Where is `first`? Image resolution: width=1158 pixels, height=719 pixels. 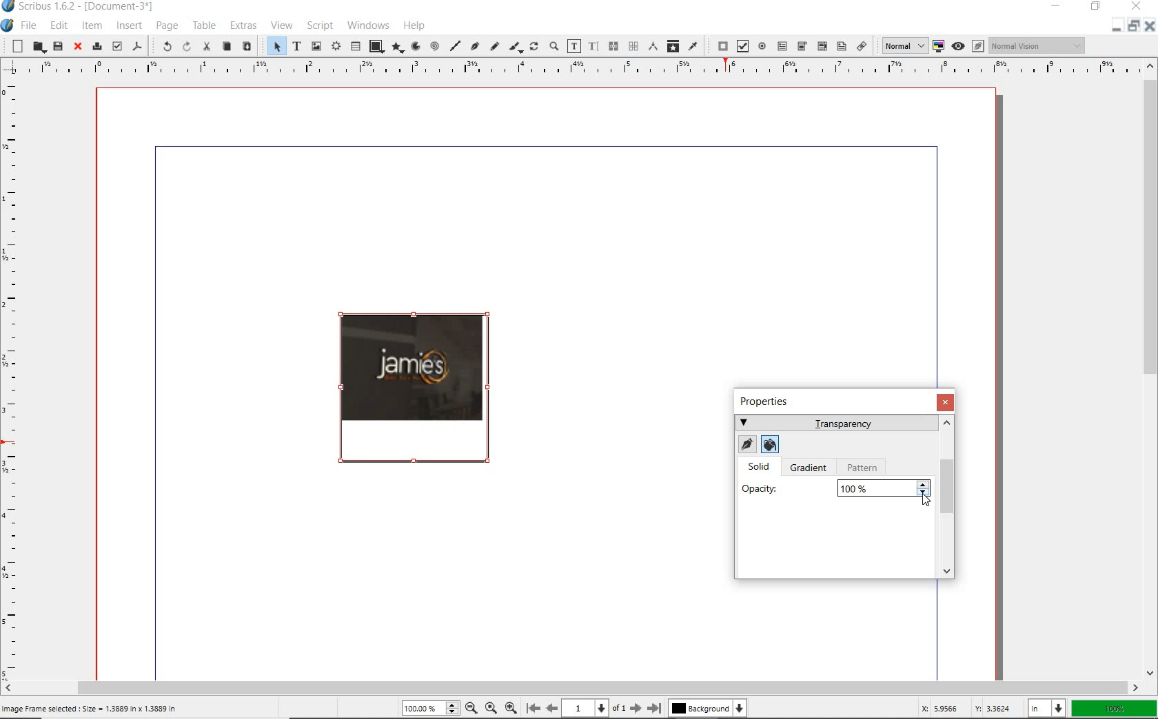 first is located at coordinates (533, 709).